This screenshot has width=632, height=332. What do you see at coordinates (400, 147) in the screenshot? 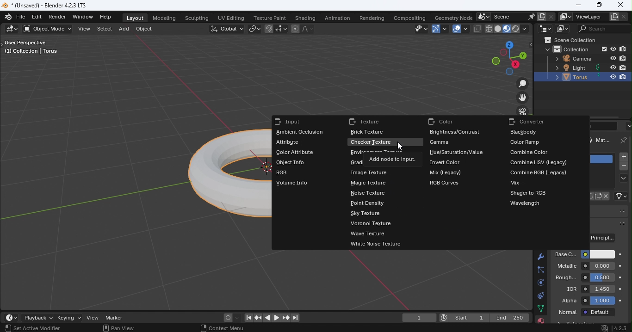
I see `Cursor` at bounding box center [400, 147].